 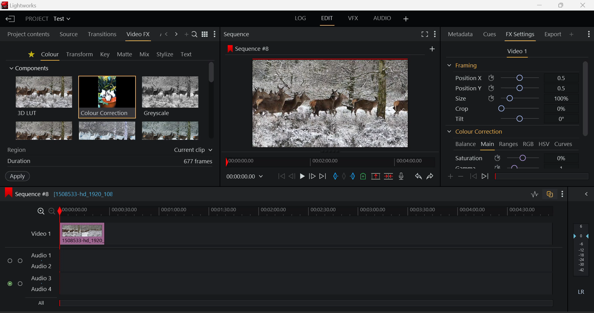 I want to click on Timeline Zoom Out, so click(x=52, y=212).